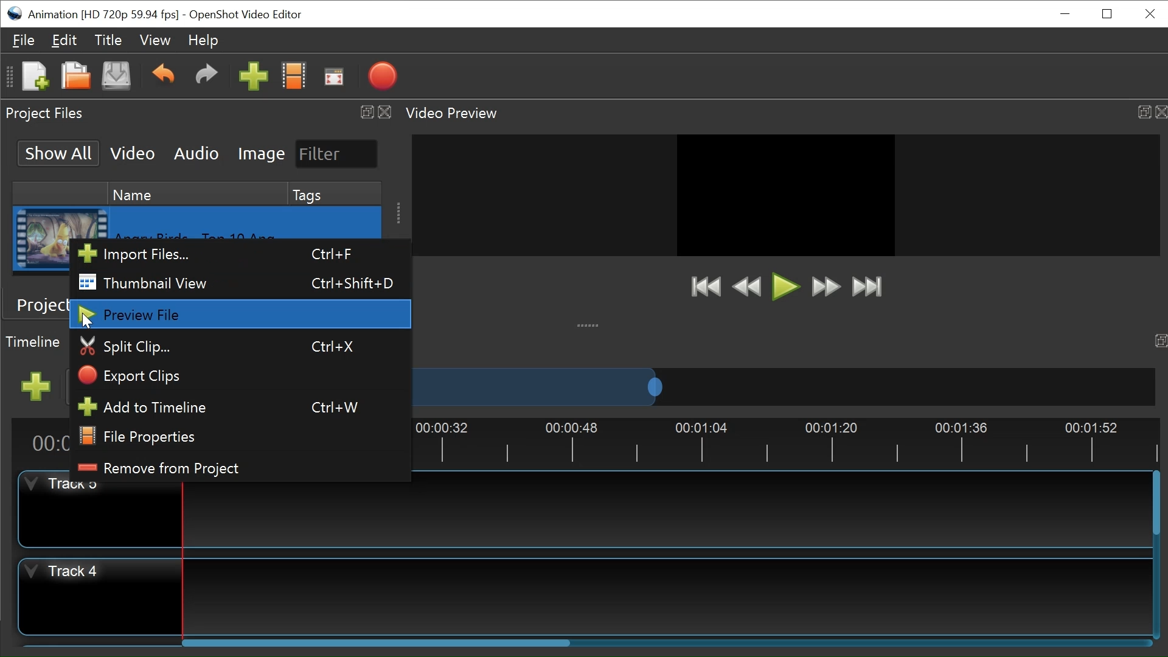 This screenshot has height=657, width=1168. What do you see at coordinates (707, 288) in the screenshot?
I see `Jump to Start` at bounding box center [707, 288].